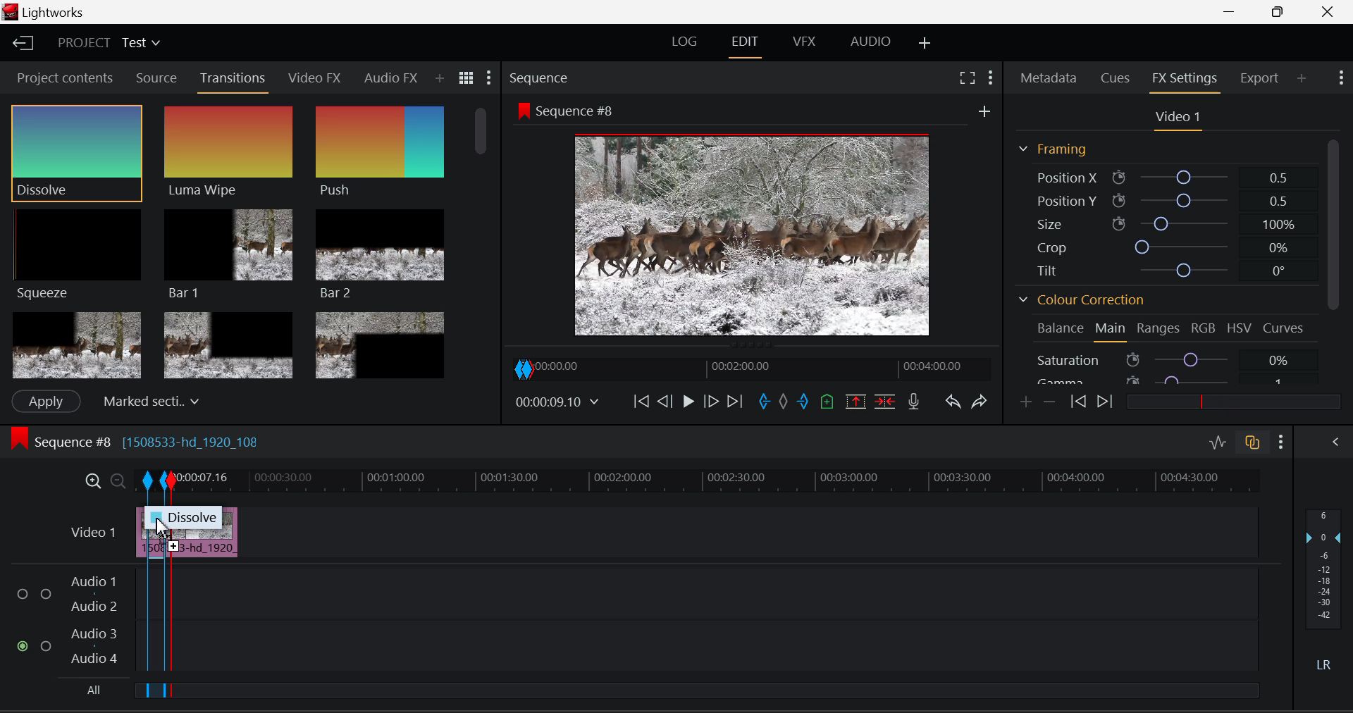  I want to click on Delete keyframes, so click(1049, 401).